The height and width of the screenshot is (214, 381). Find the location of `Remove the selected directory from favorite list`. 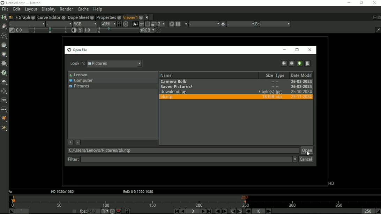

Remove the selected directory from favorite list is located at coordinates (78, 142).